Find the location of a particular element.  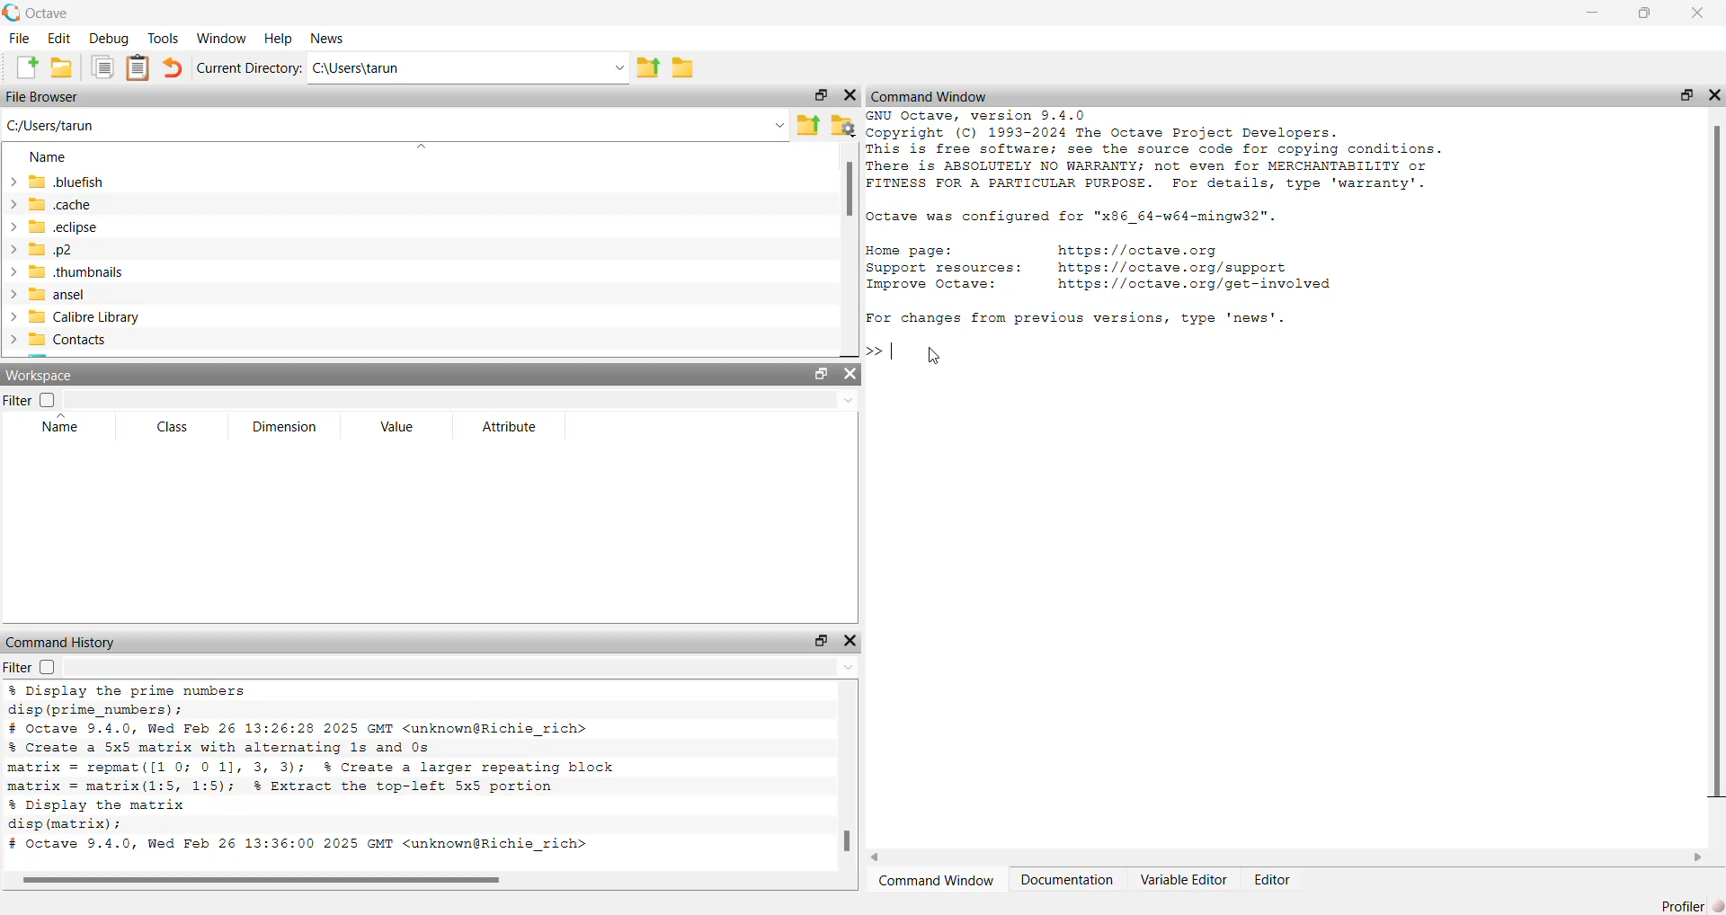

browse your files is located at coordinates (842, 124).